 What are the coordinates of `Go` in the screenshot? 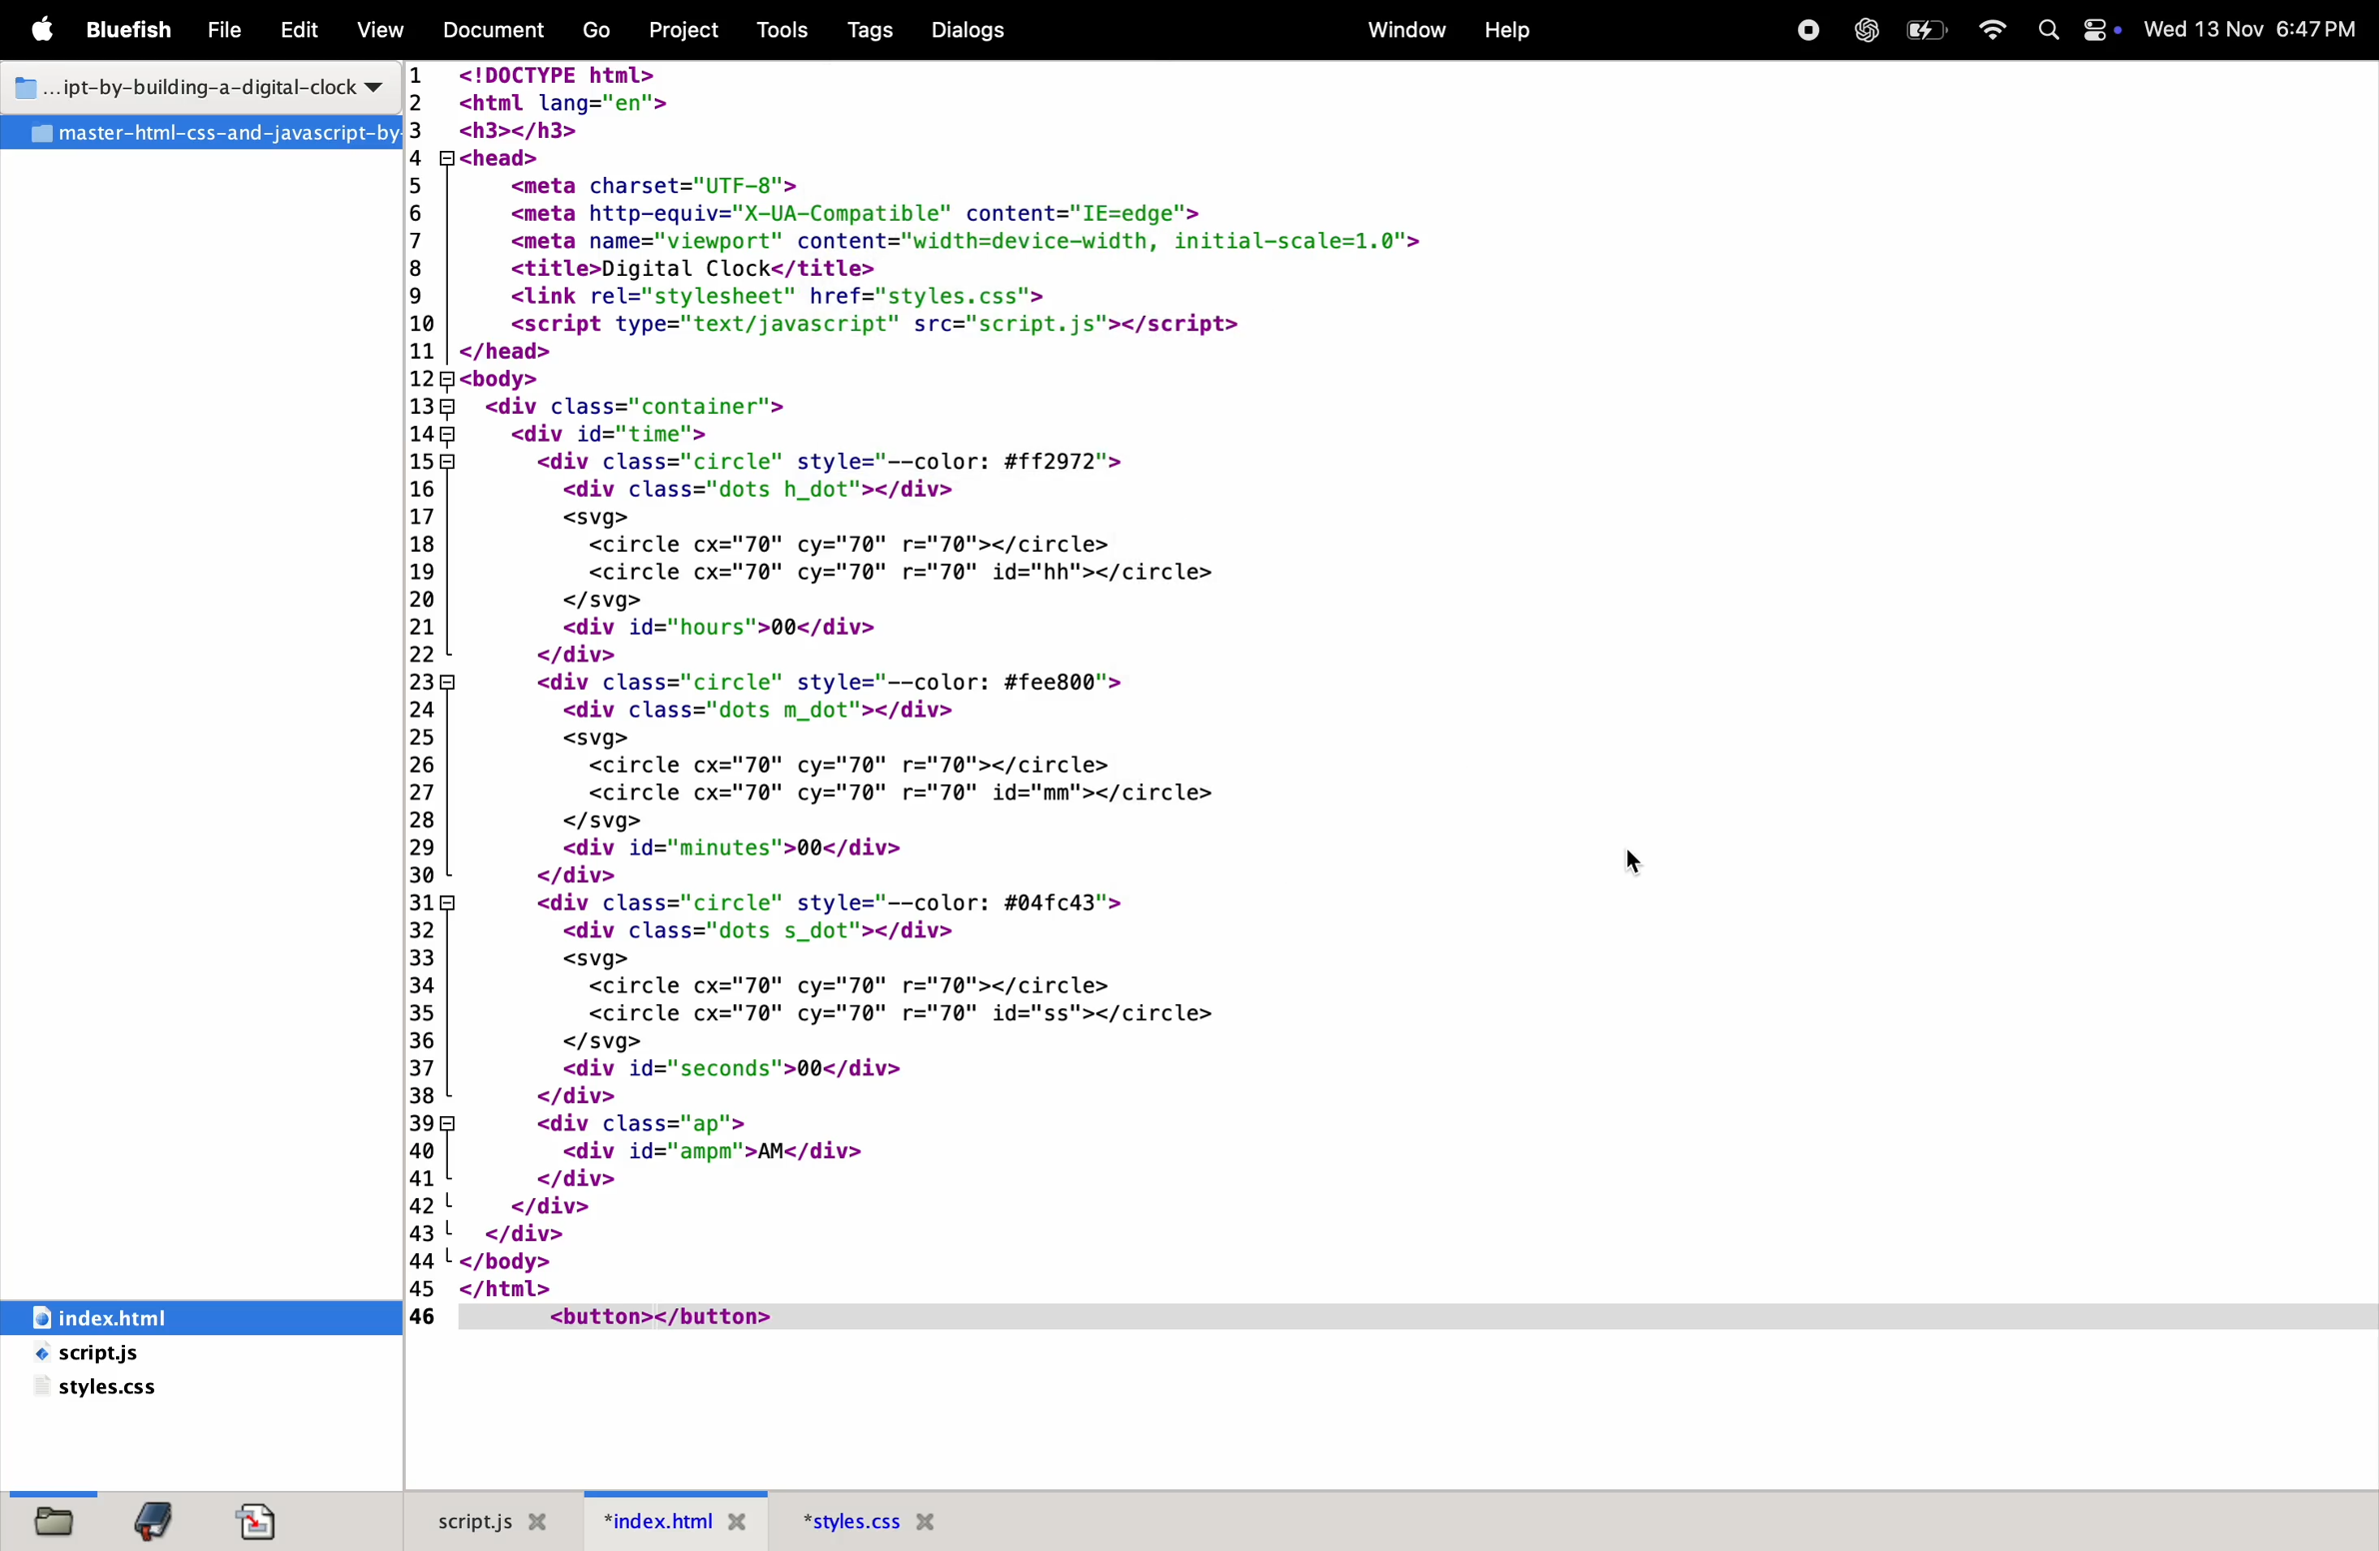 It's located at (593, 30).